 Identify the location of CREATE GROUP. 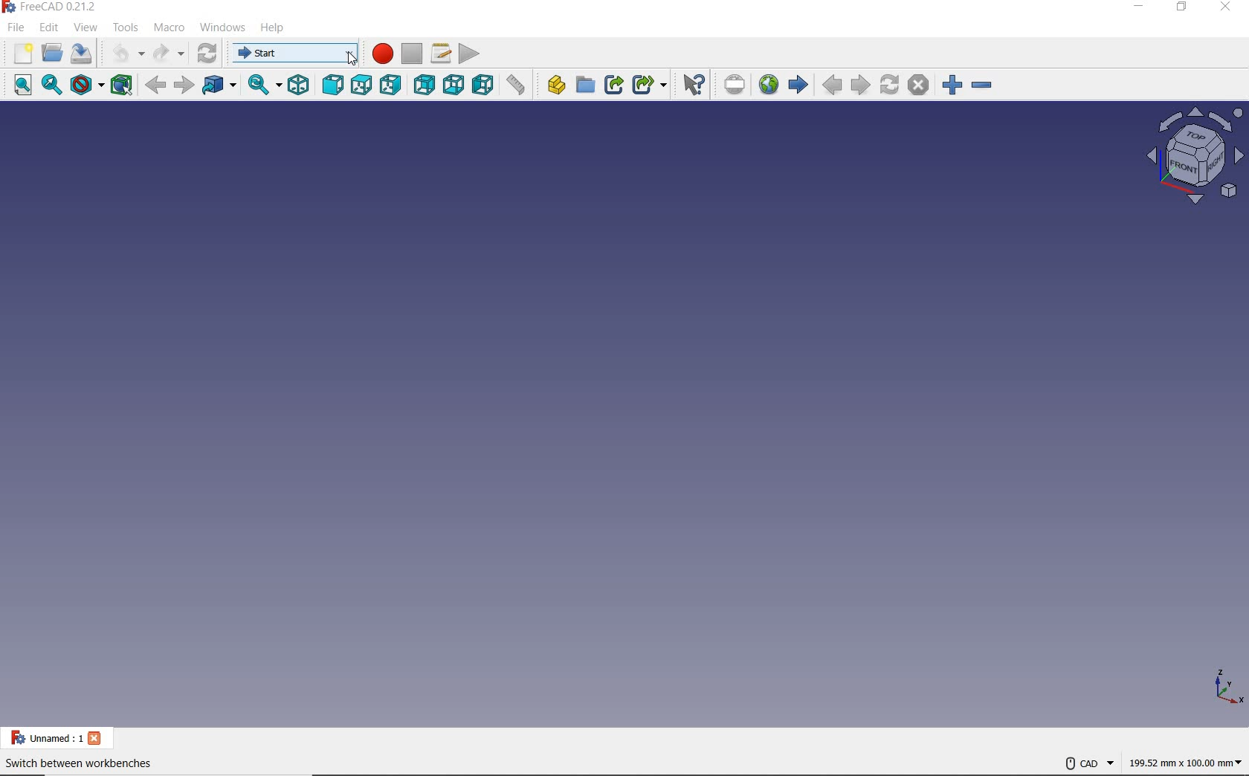
(585, 83).